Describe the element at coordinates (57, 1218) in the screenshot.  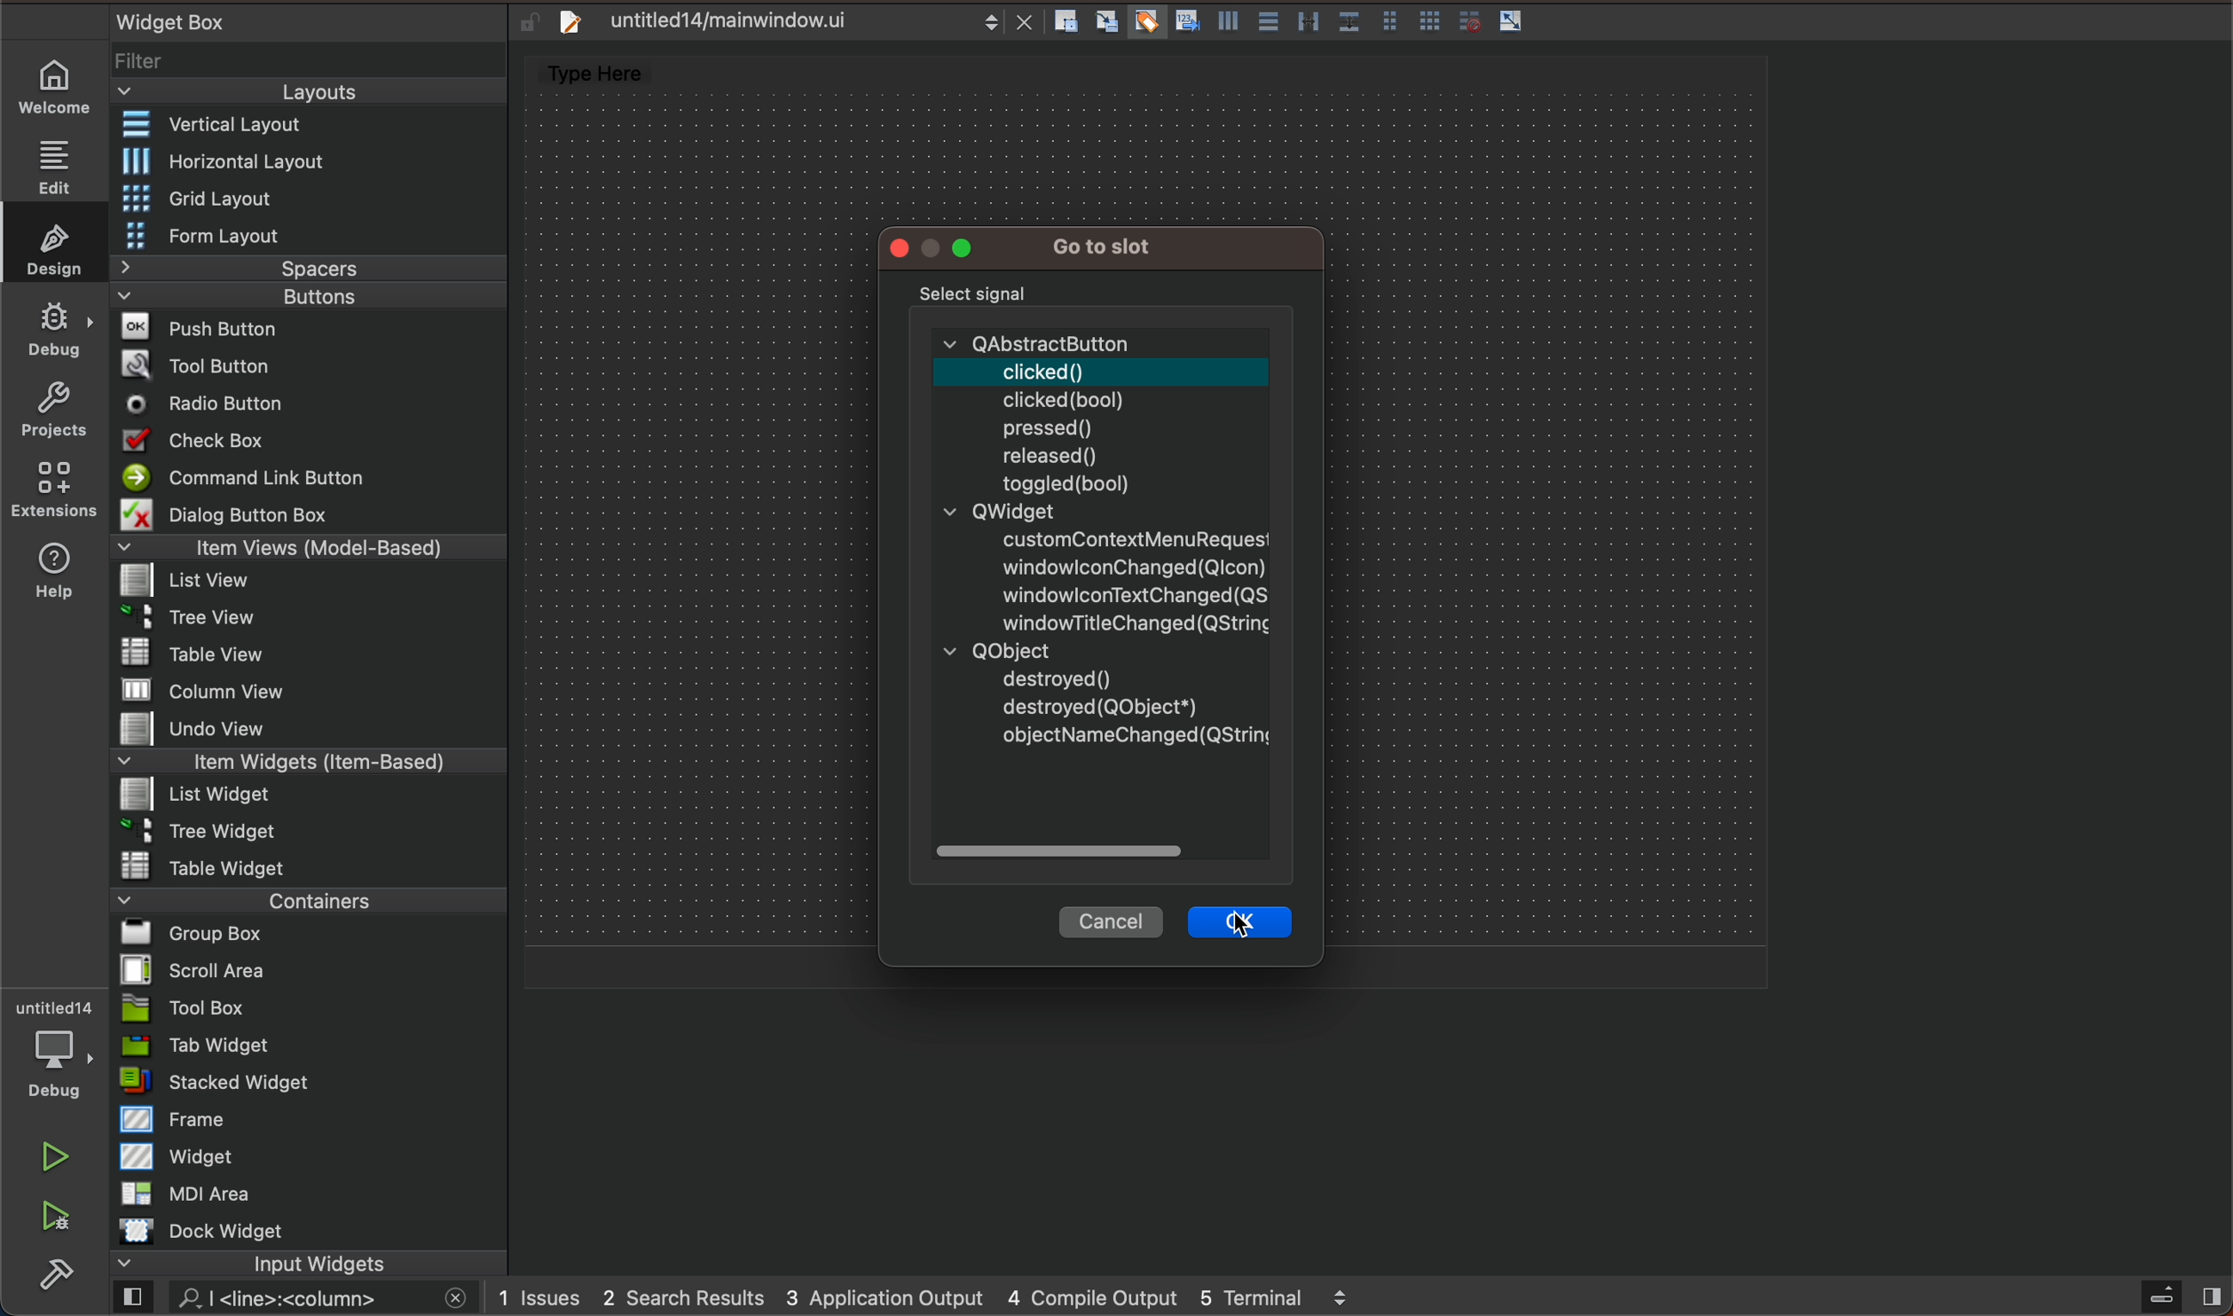
I see `run and debug` at that location.